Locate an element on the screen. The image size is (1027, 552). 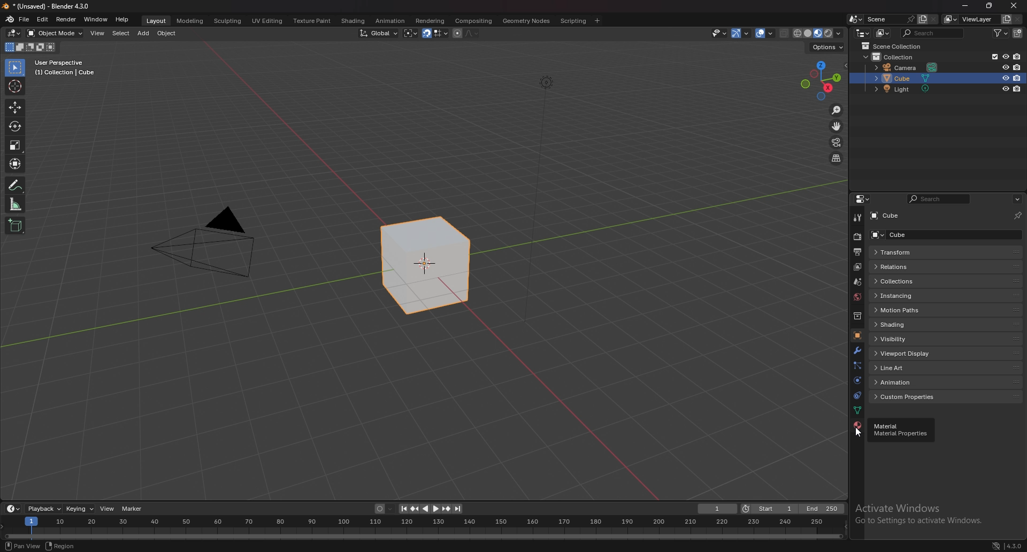
remove view layer is located at coordinates (1018, 20).